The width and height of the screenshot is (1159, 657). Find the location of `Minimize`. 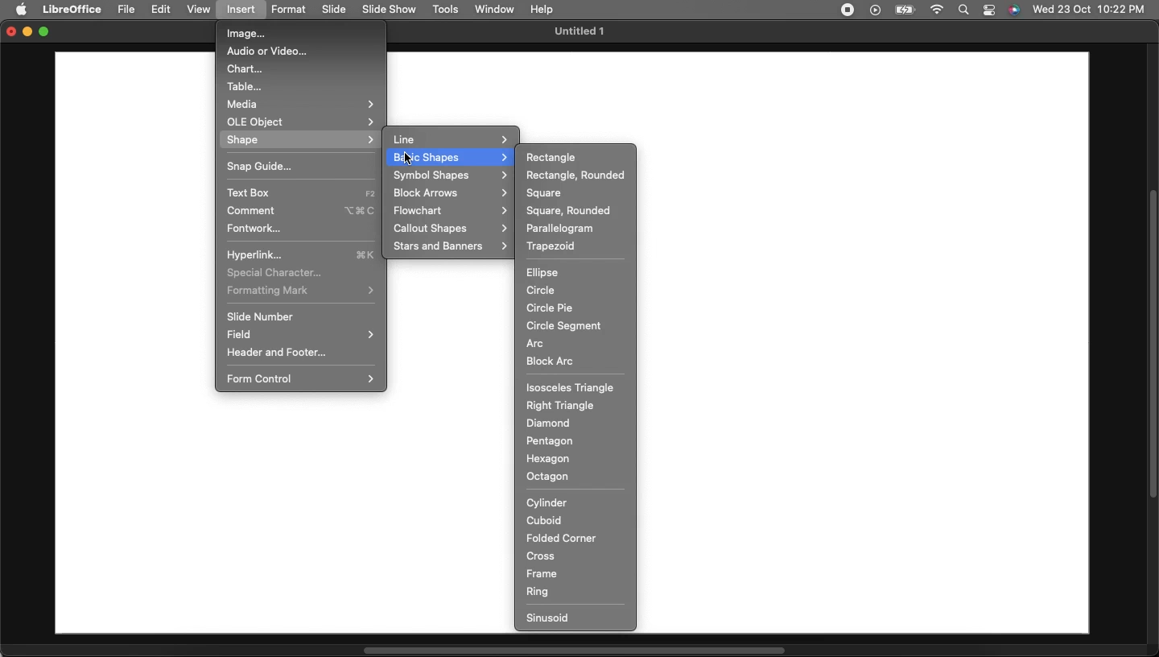

Minimize is located at coordinates (28, 33).